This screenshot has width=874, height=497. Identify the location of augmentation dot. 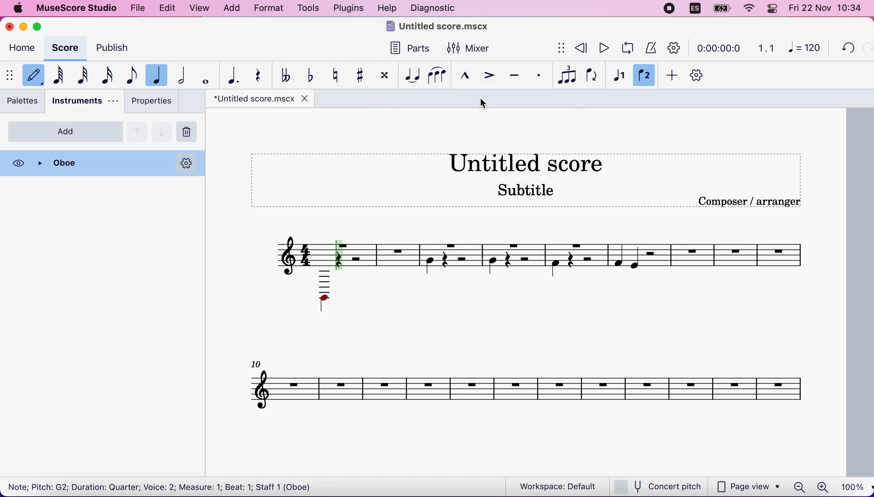
(235, 74).